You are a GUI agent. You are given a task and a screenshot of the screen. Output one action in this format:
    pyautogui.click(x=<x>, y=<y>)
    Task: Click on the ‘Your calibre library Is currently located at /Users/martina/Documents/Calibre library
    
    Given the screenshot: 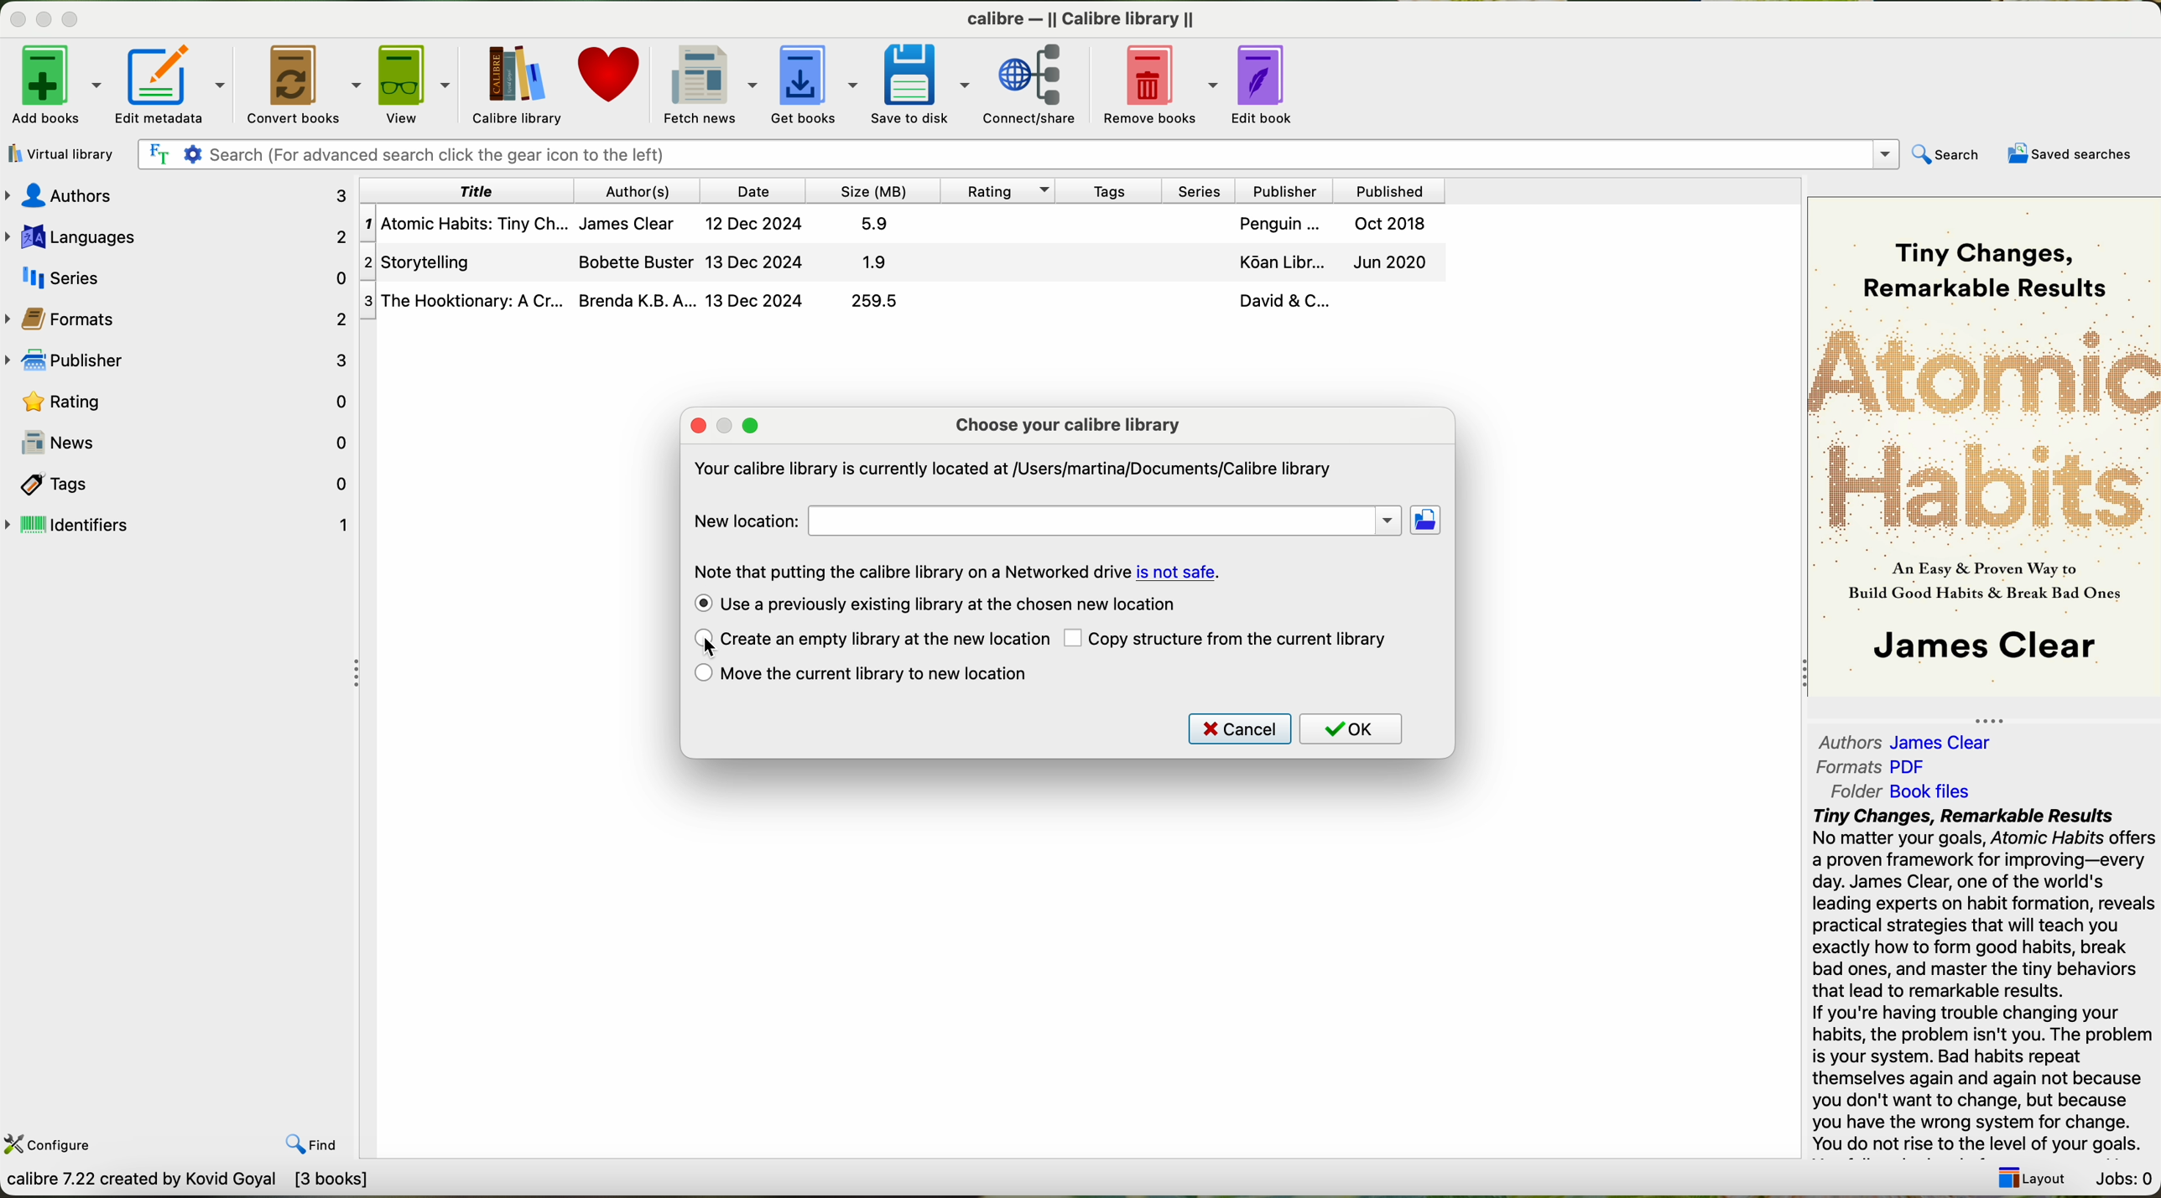 What is the action you would take?
    pyautogui.click(x=1010, y=472)
    